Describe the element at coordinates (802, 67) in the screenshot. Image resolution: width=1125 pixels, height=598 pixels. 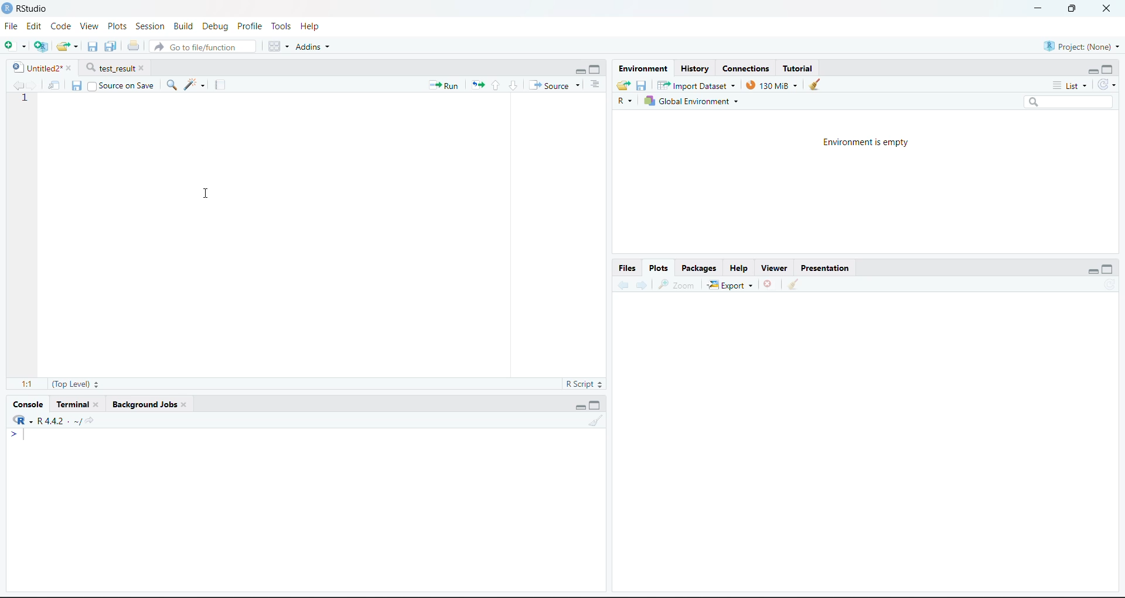
I see `Tutorial` at that location.